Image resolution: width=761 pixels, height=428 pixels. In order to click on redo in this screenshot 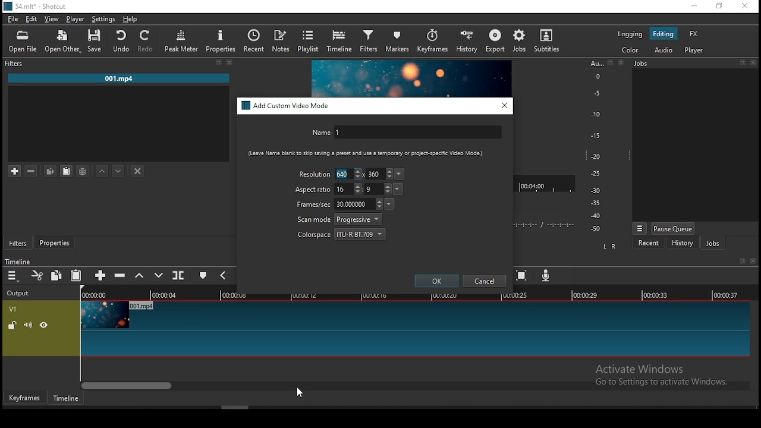, I will do `click(147, 41)`.